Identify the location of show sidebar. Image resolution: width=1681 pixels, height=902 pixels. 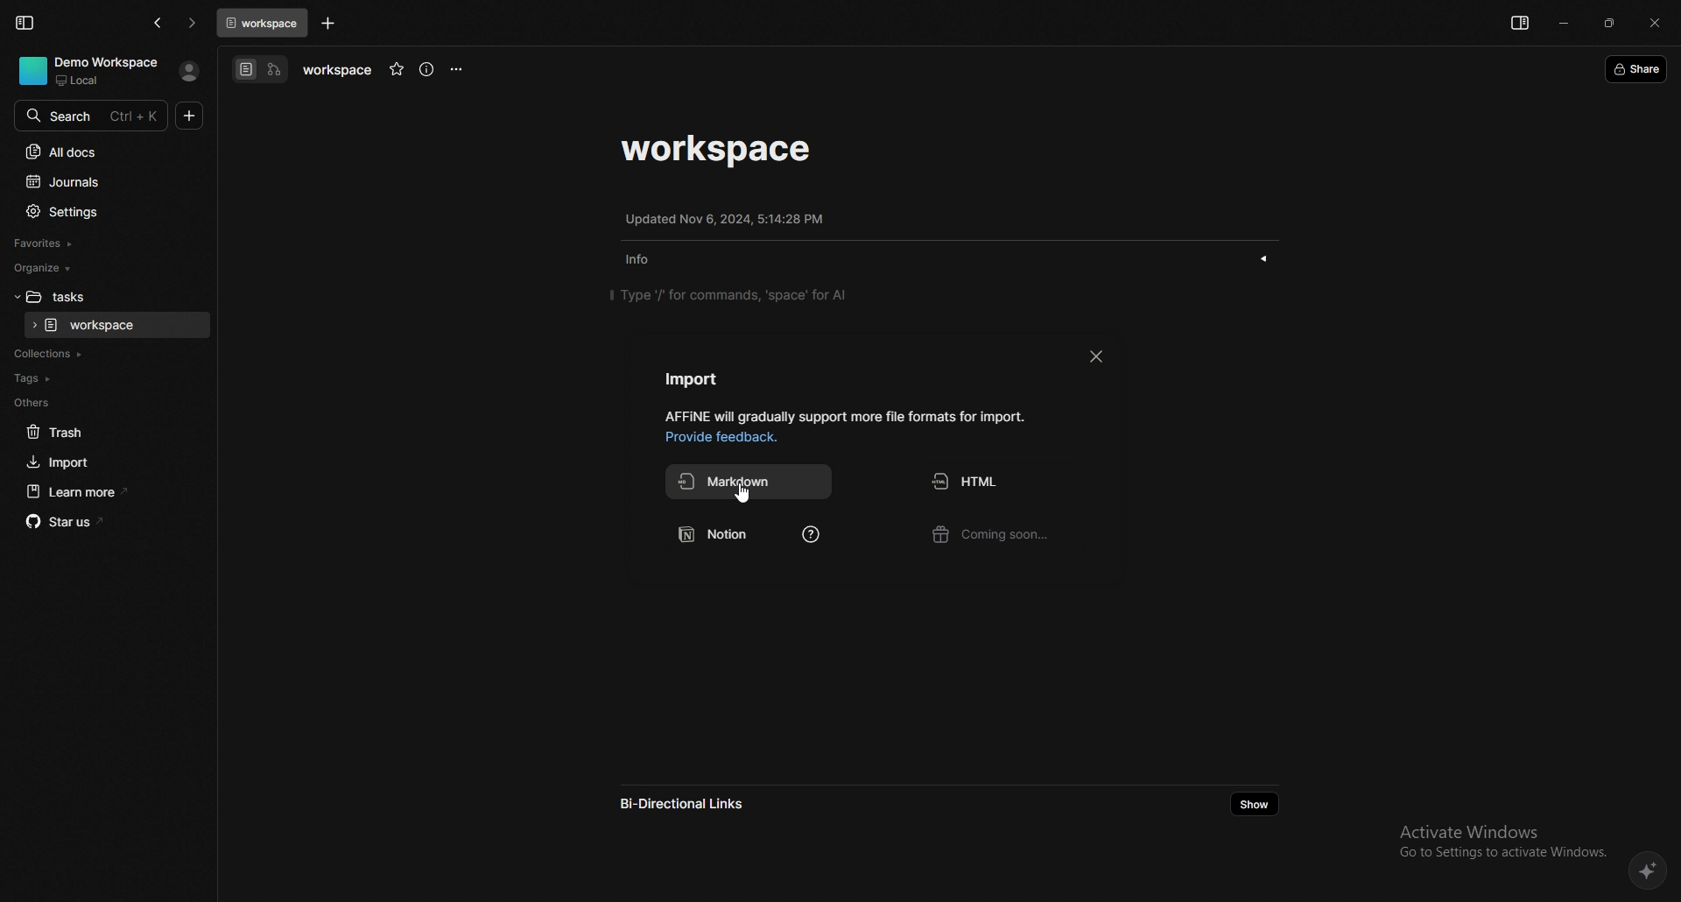
(1519, 24).